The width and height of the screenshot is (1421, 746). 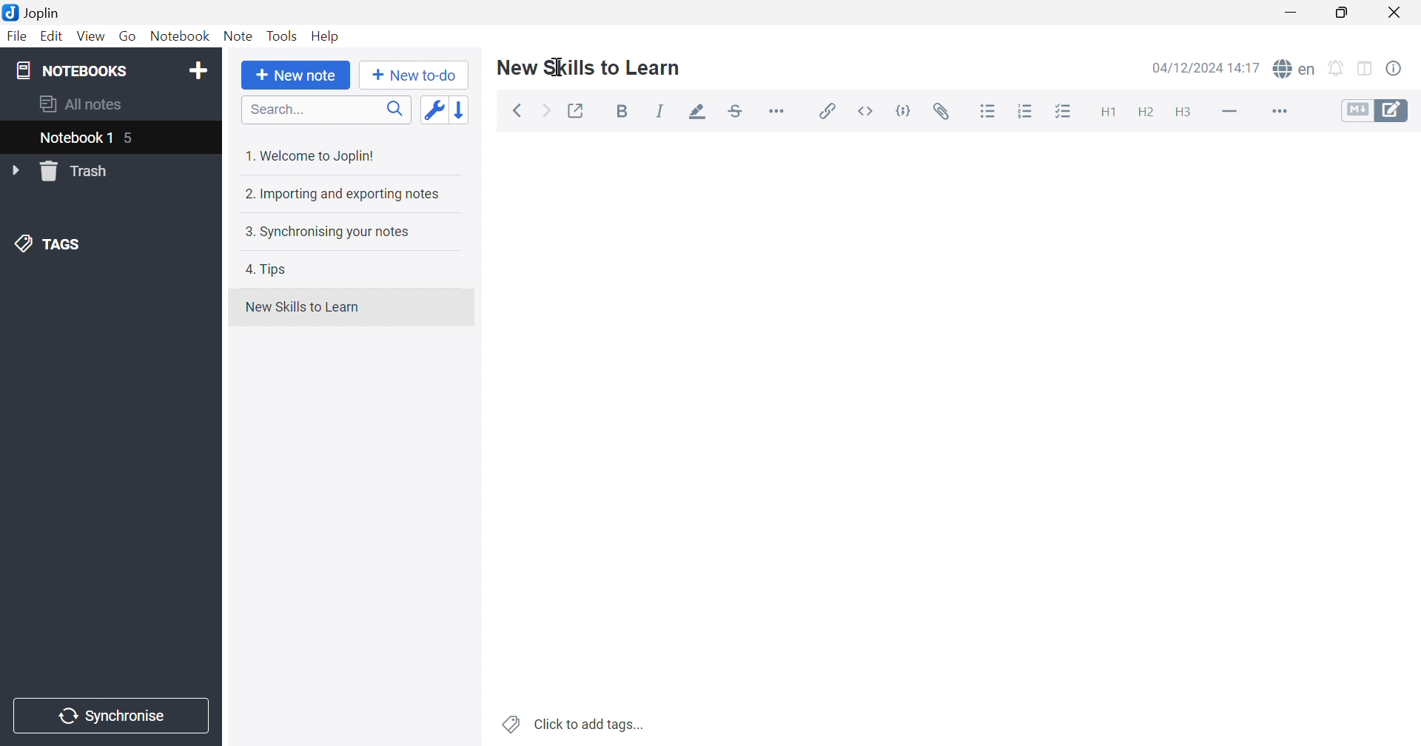 What do you see at coordinates (517, 112) in the screenshot?
I see `Back` at bounding box center [517, 112].